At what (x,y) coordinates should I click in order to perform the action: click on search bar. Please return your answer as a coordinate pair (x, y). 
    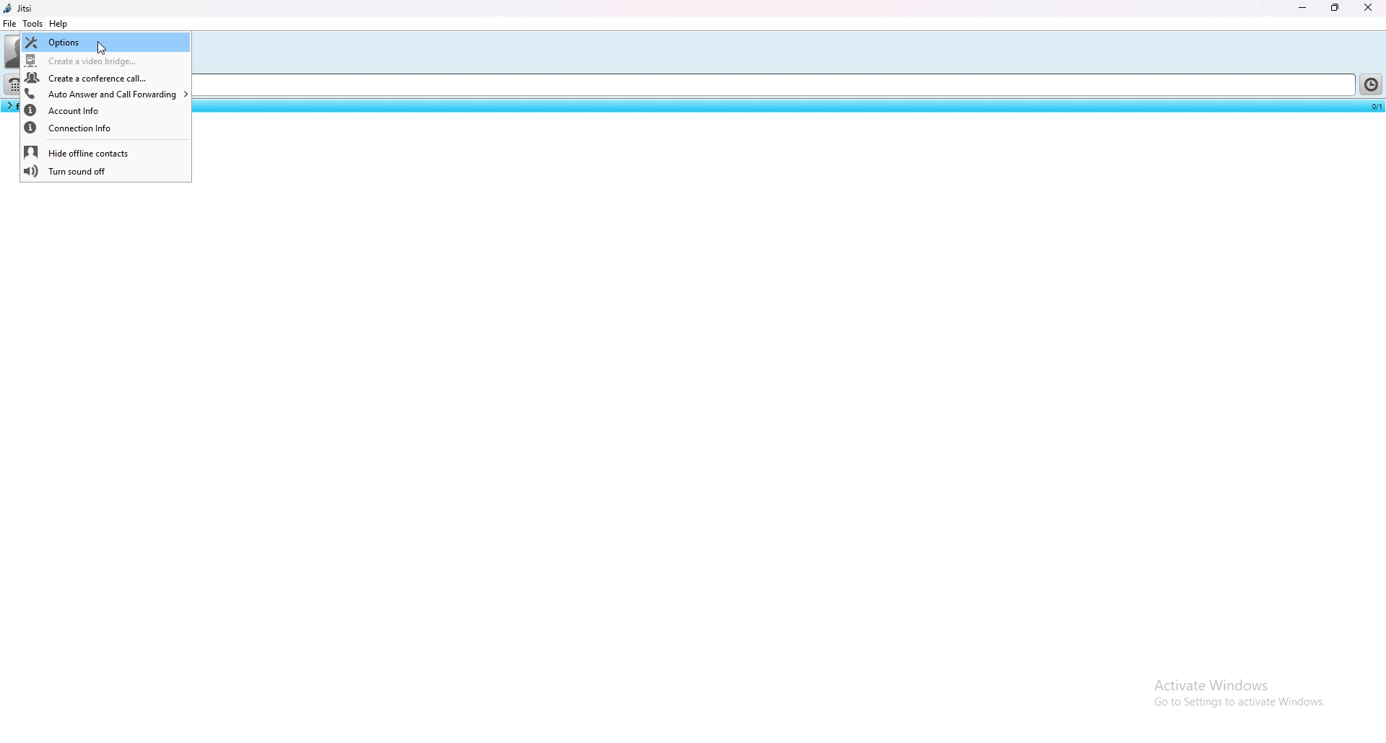
    Looking at the image, I should click on (778, 86).